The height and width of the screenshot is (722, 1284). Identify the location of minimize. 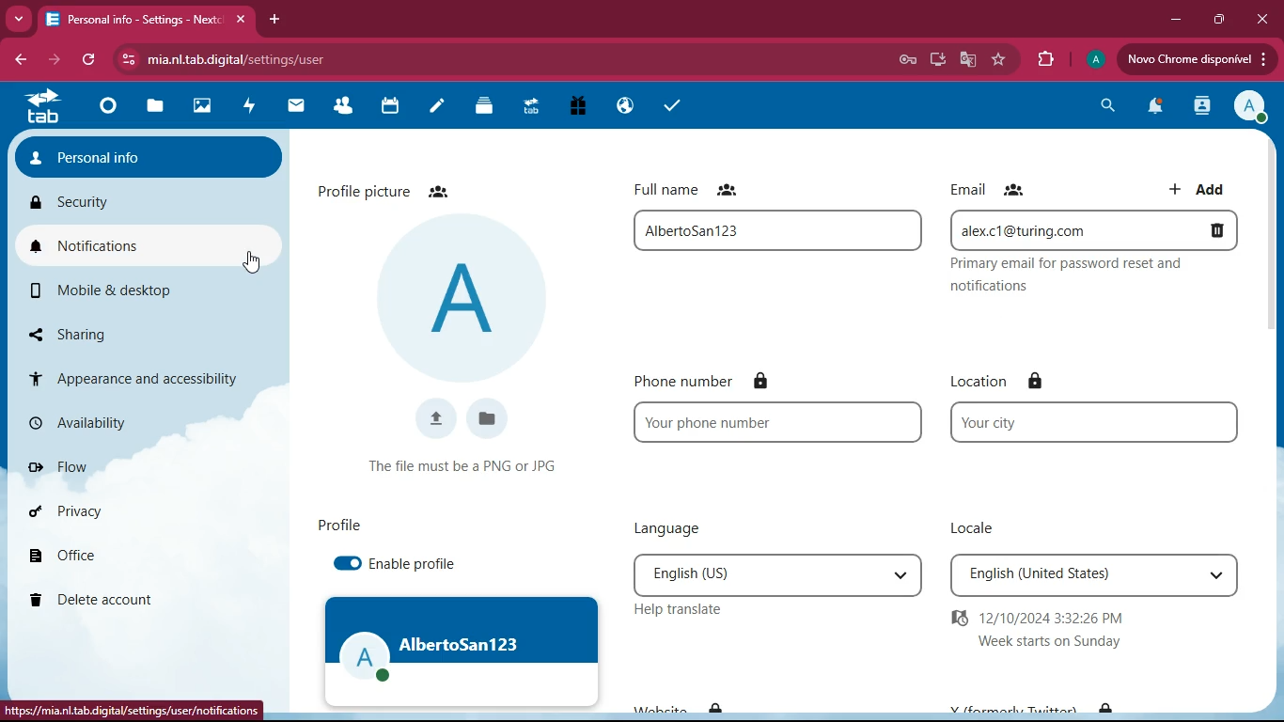
(1172, 18).